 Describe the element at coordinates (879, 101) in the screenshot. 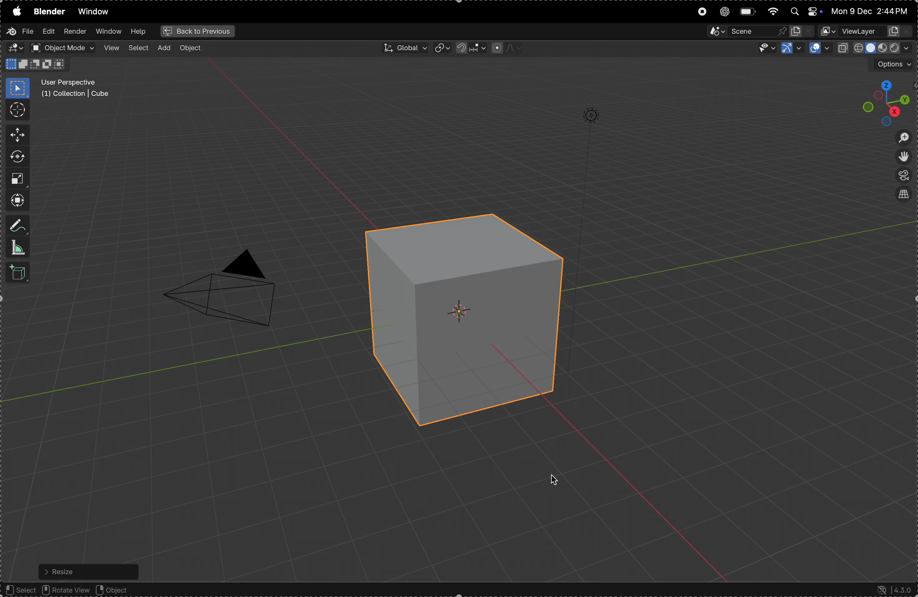

I see `view point` at that location.